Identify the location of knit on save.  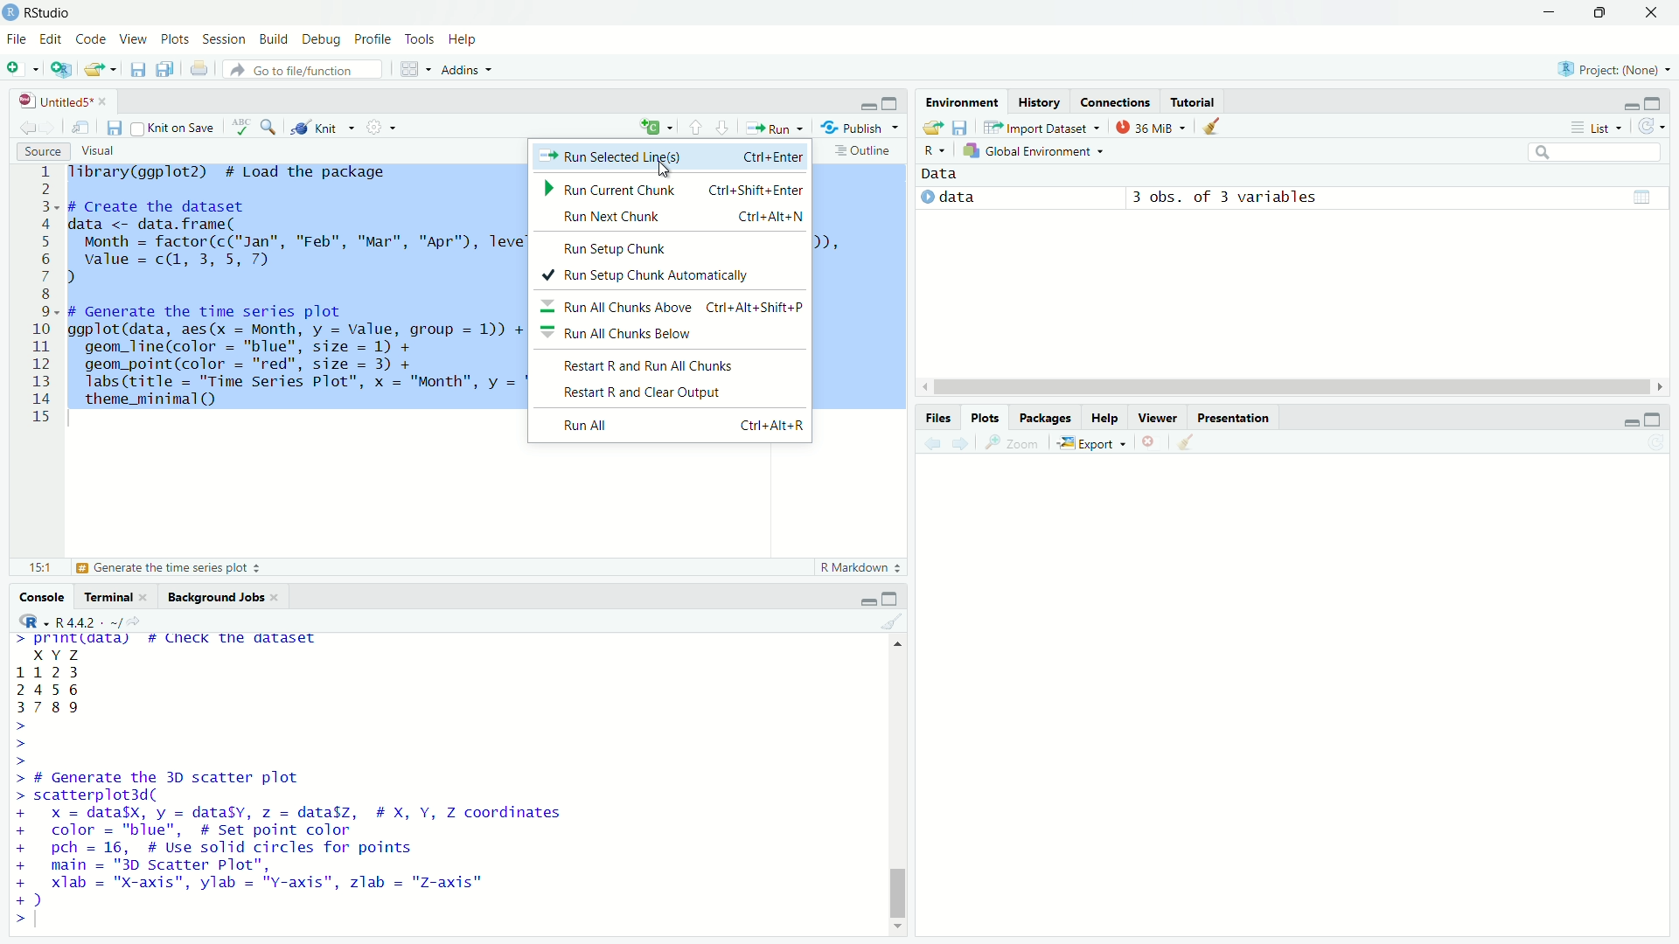
(173, 128).